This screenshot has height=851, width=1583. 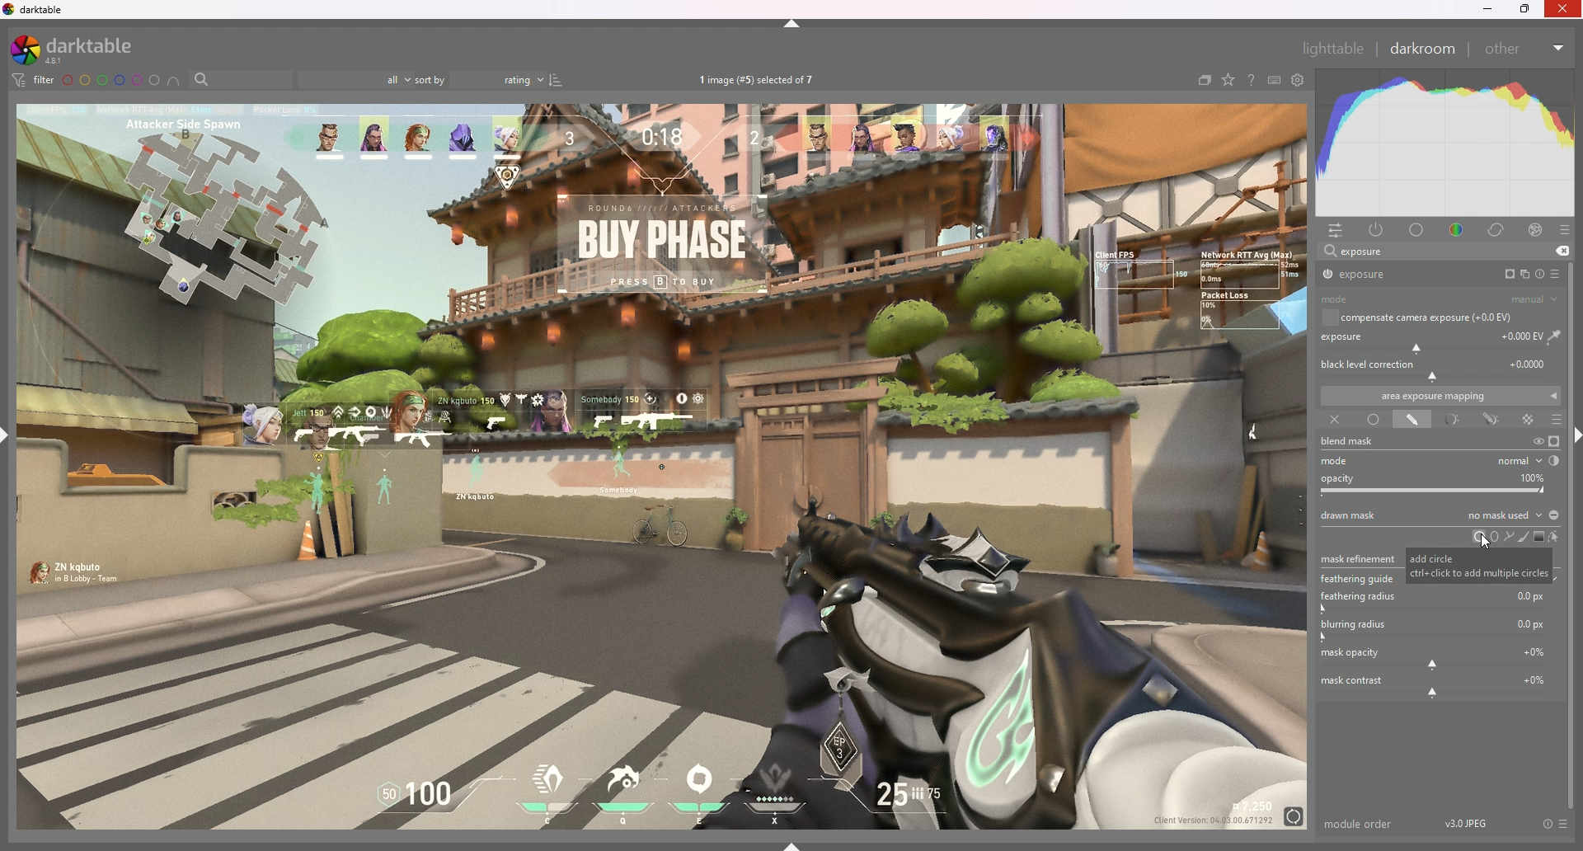 What do you see at coordinates (1482, 547) in the screenshot?
I see `cursor` at bounding box center [1482, 547].